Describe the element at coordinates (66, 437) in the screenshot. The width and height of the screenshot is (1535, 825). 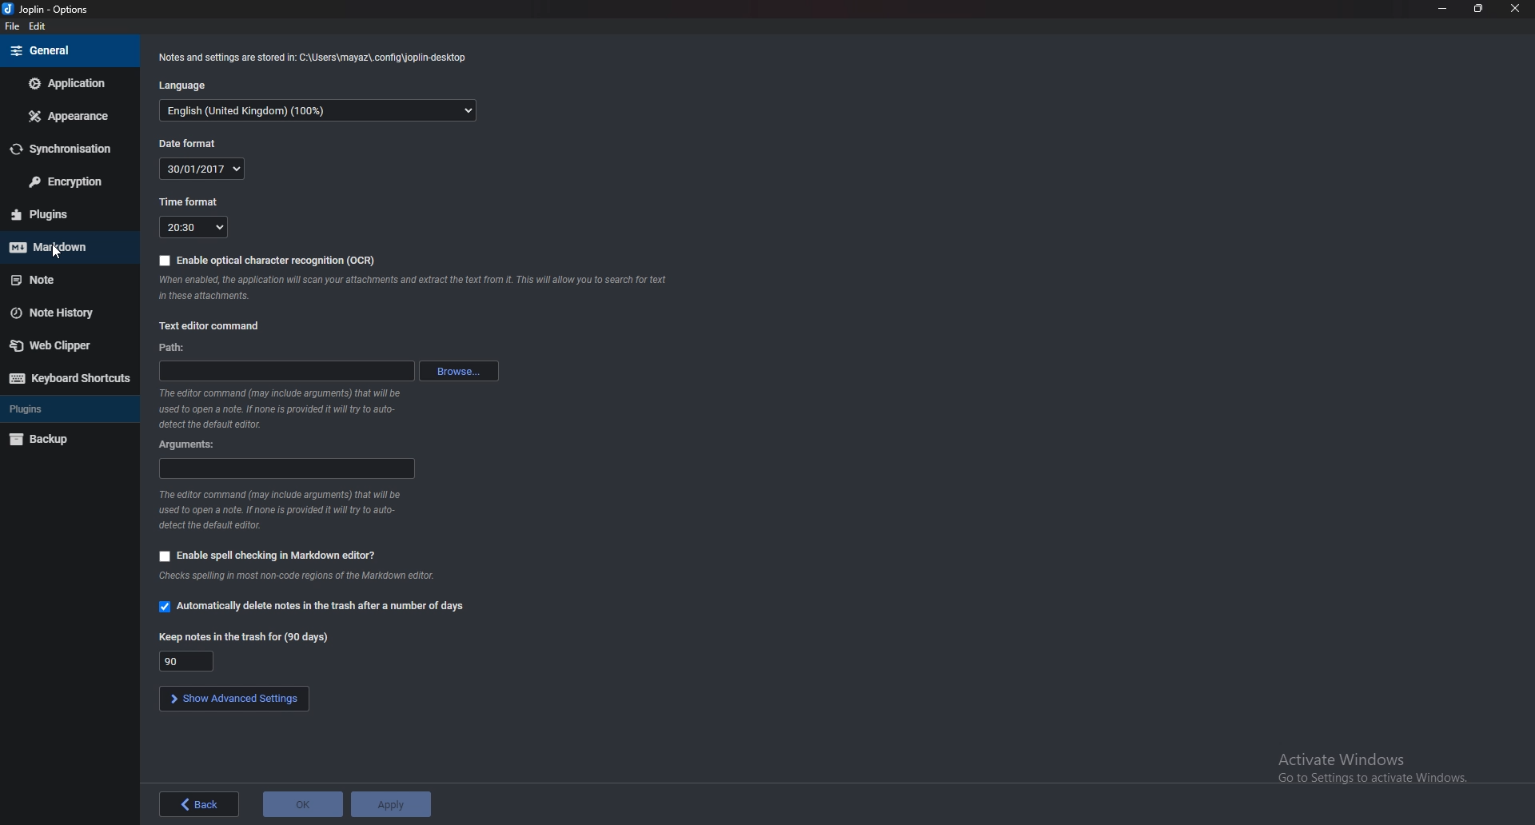
I see `backup` at that location.